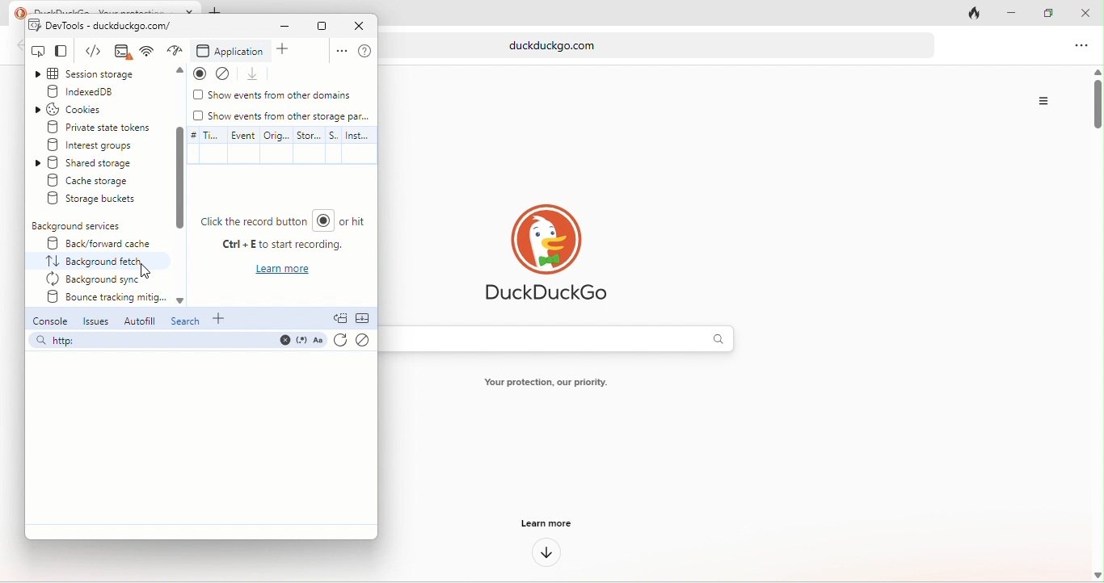 This screenshot has height=583, width=1104. Describe the element at coordinates (554, 384) in the screenshot. I see `text` at that location.